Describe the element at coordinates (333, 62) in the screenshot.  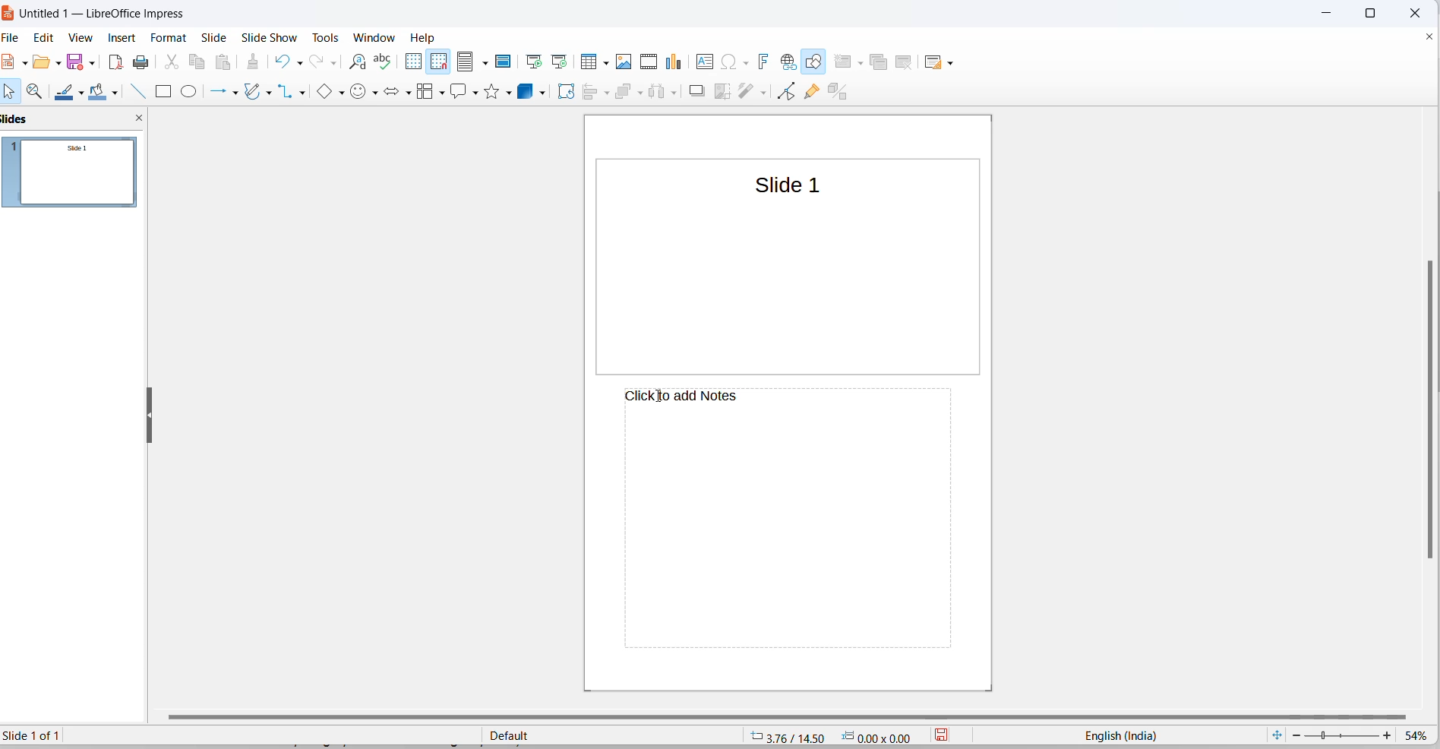
I see `redo options` at that location.